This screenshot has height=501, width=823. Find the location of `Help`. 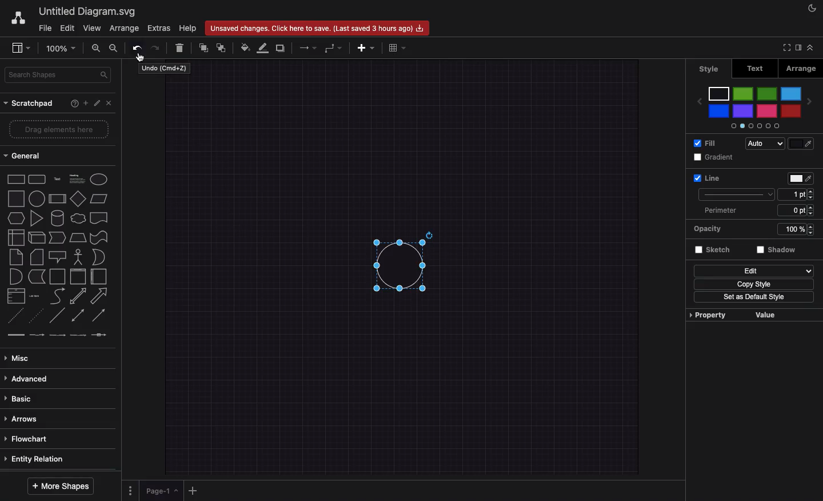

Help is located at coordinates (73, 105).